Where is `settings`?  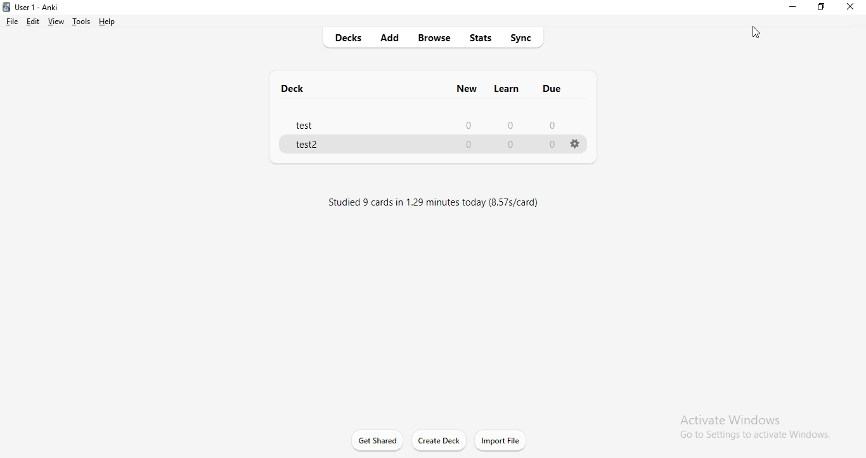 settings is located at coordinates (577, 145).